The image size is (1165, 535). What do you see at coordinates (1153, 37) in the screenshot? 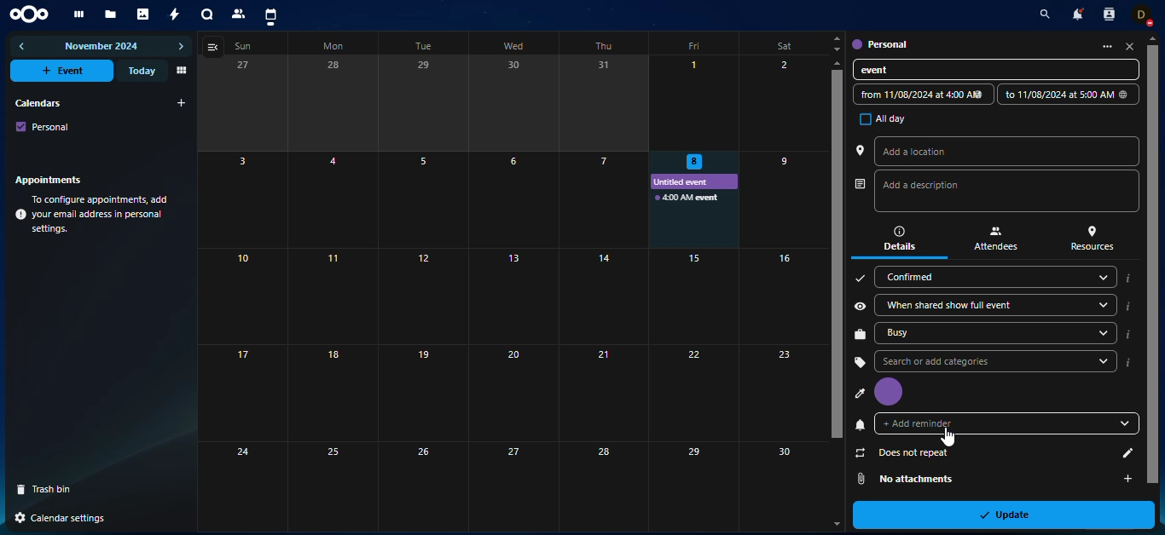
I see `Move up` at bounding box center [1153, 37].